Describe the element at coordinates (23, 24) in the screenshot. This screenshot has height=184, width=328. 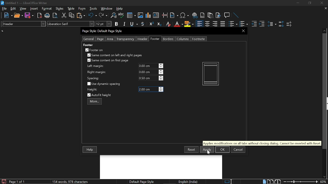
I see `Paragraph style` at that location.